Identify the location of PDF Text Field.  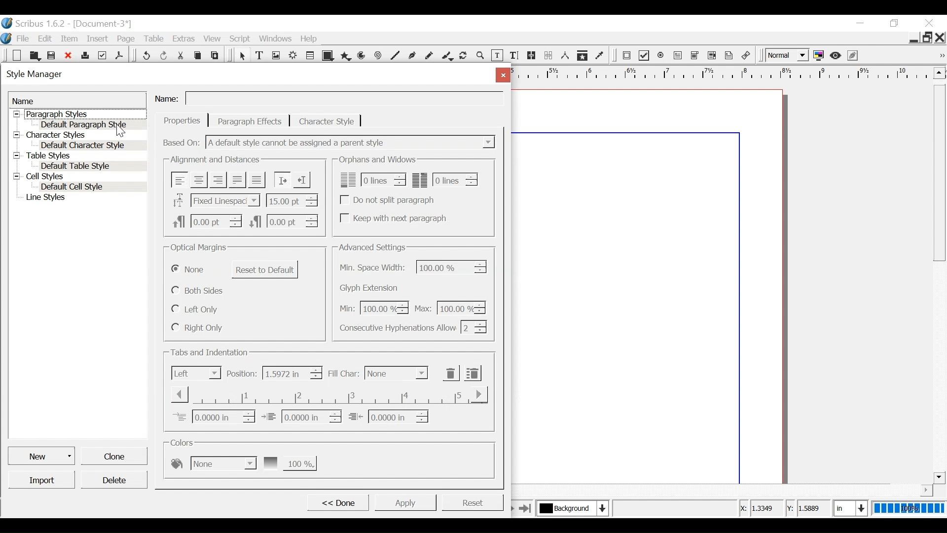
(678, 56).